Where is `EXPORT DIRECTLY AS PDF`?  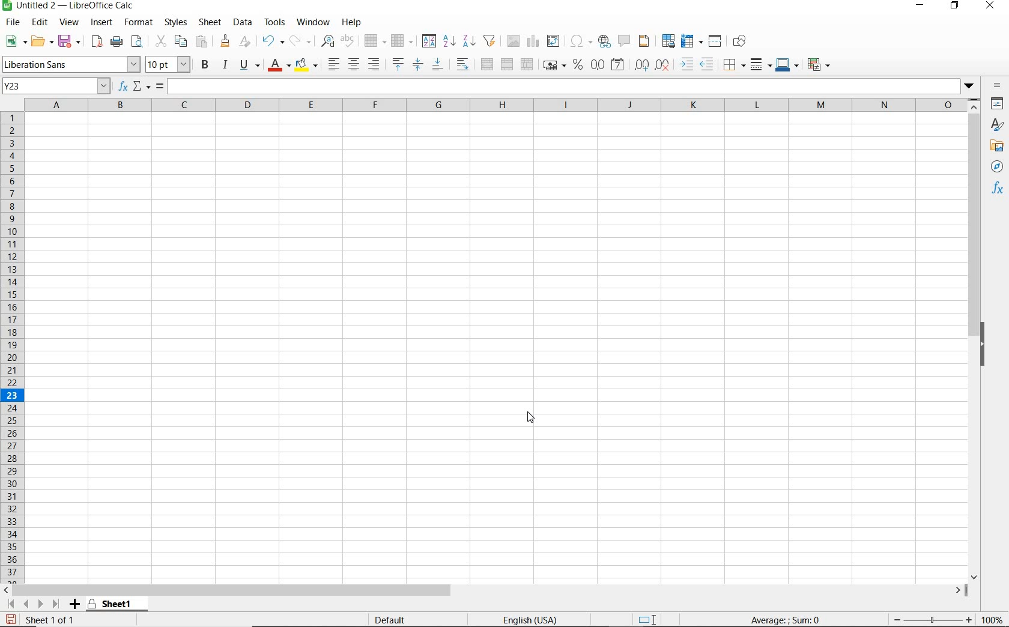
EXPORT DIRECTLY AS PDF is located at coordinates (96, 43).